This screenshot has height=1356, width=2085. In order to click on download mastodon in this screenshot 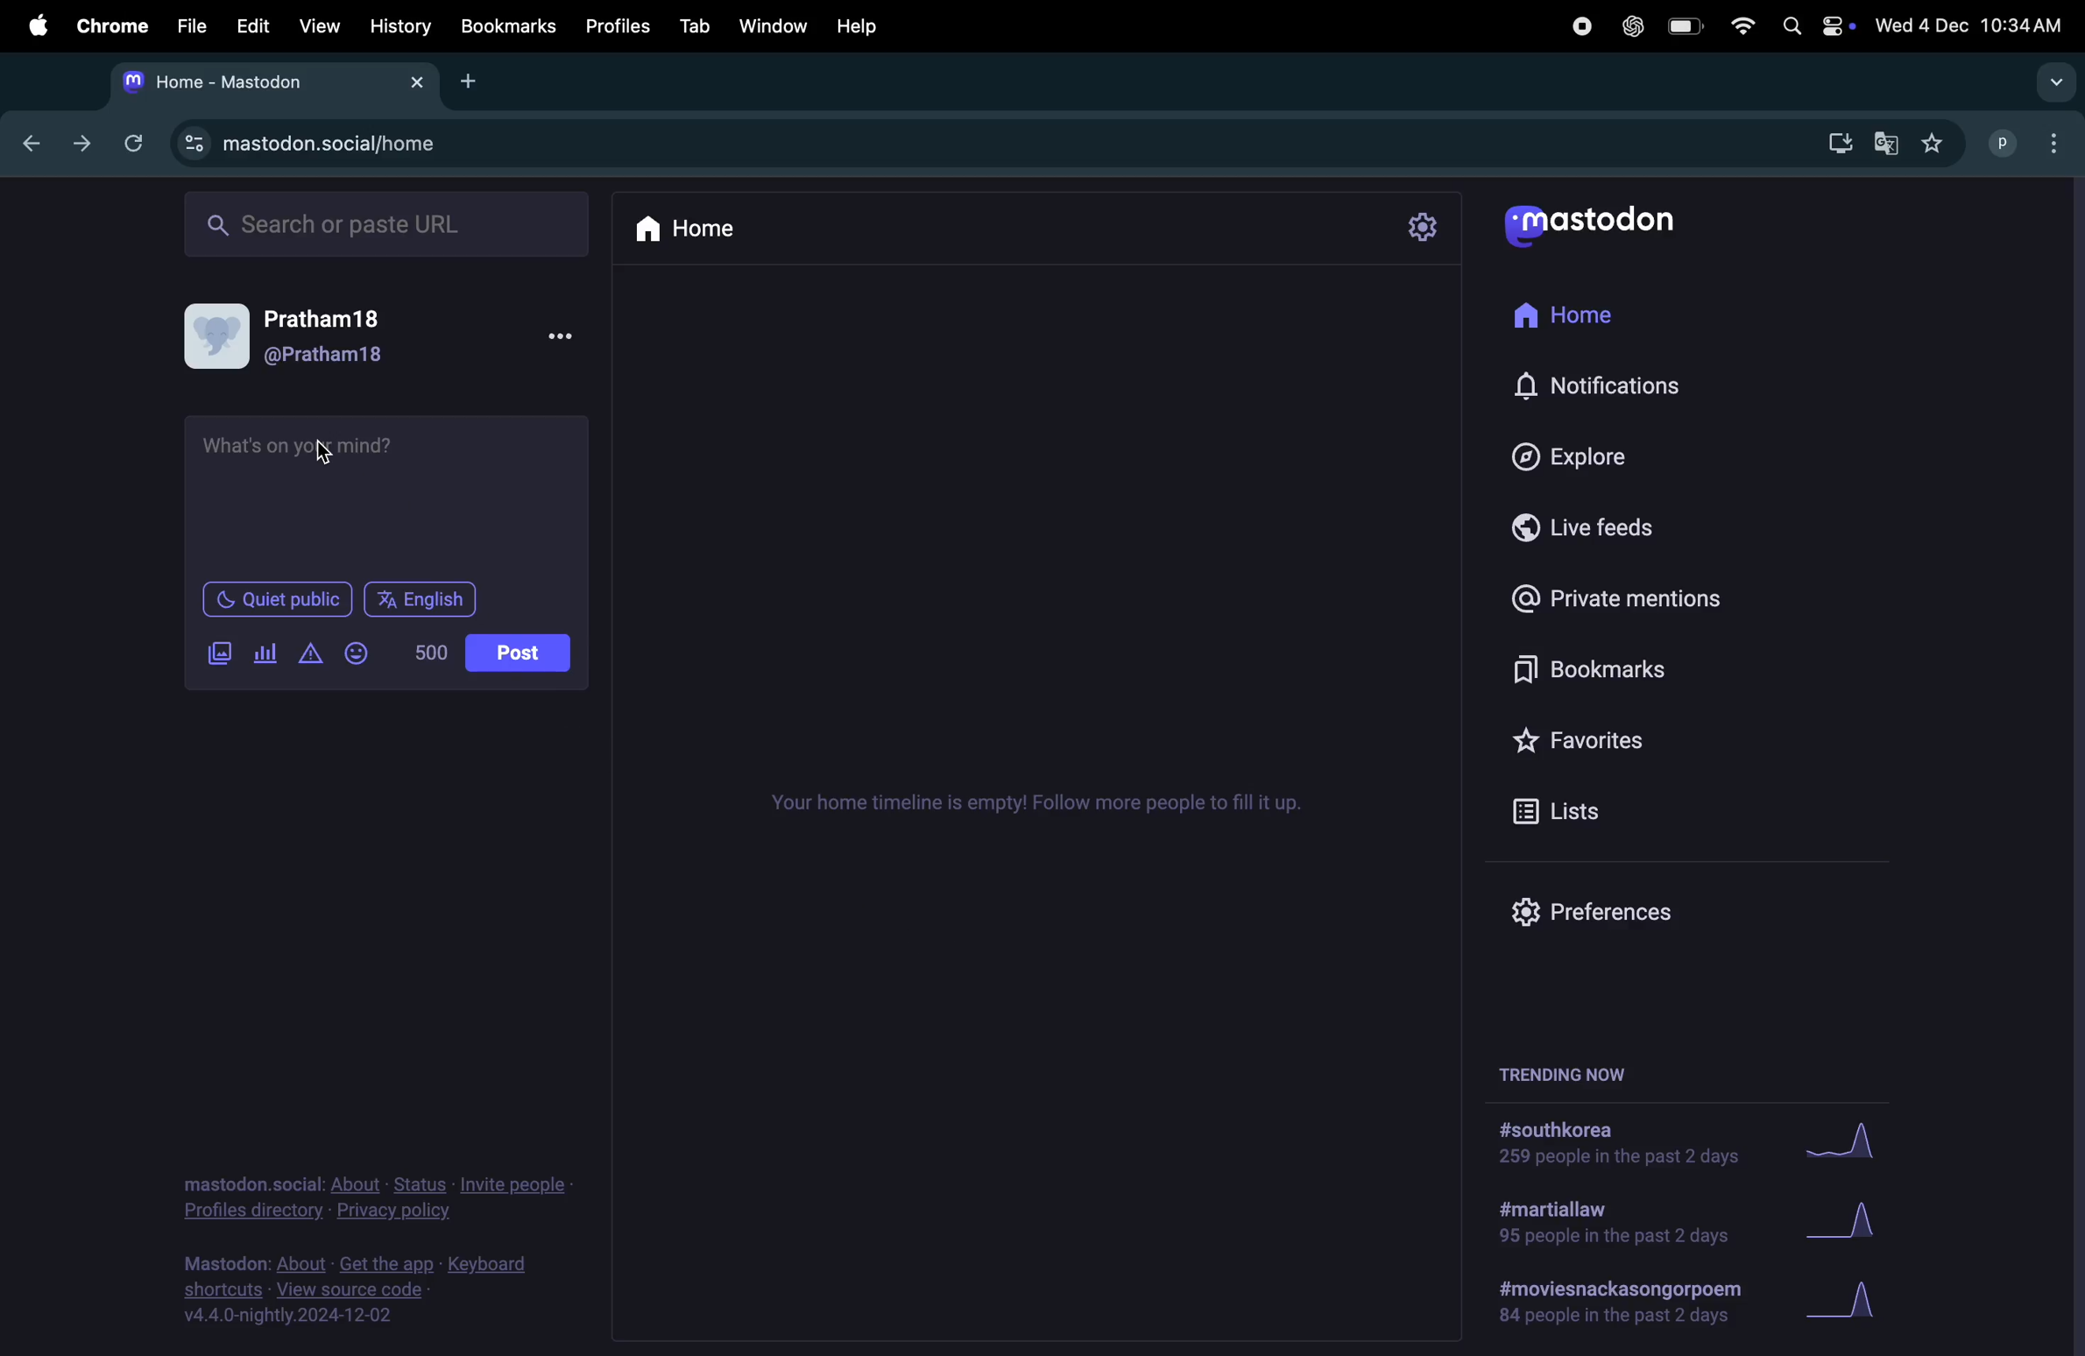, I will do `click(1833, 145)`.